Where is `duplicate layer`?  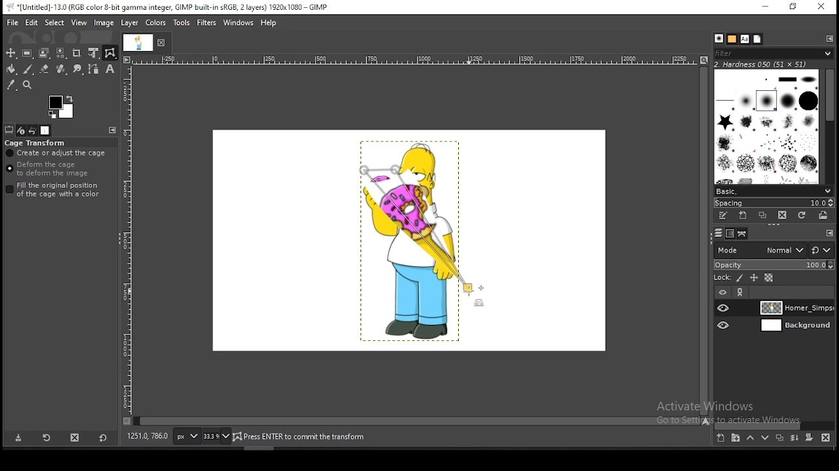 duplicate layer is located at coordinates (779, 440).